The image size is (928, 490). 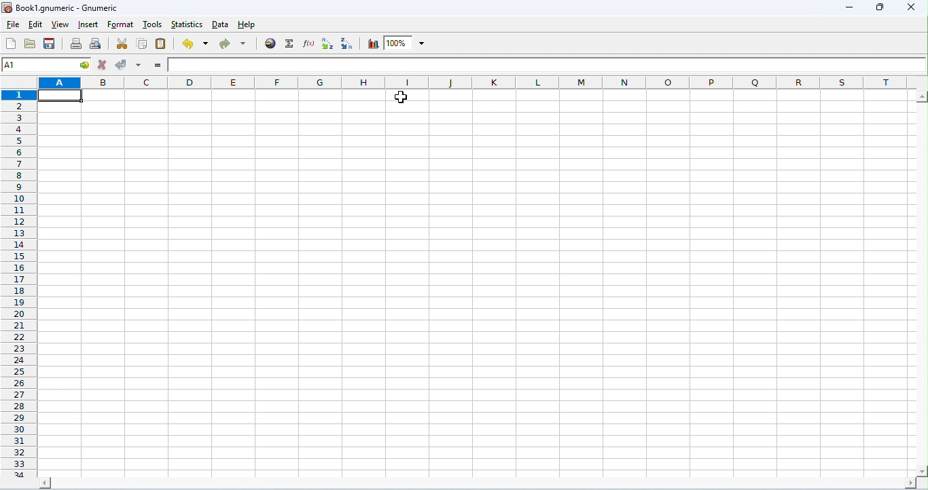 What do you see at coordinates (271, 44) in the screenshot?
I see `insert hyperlink` at bounding box center [271, 44].